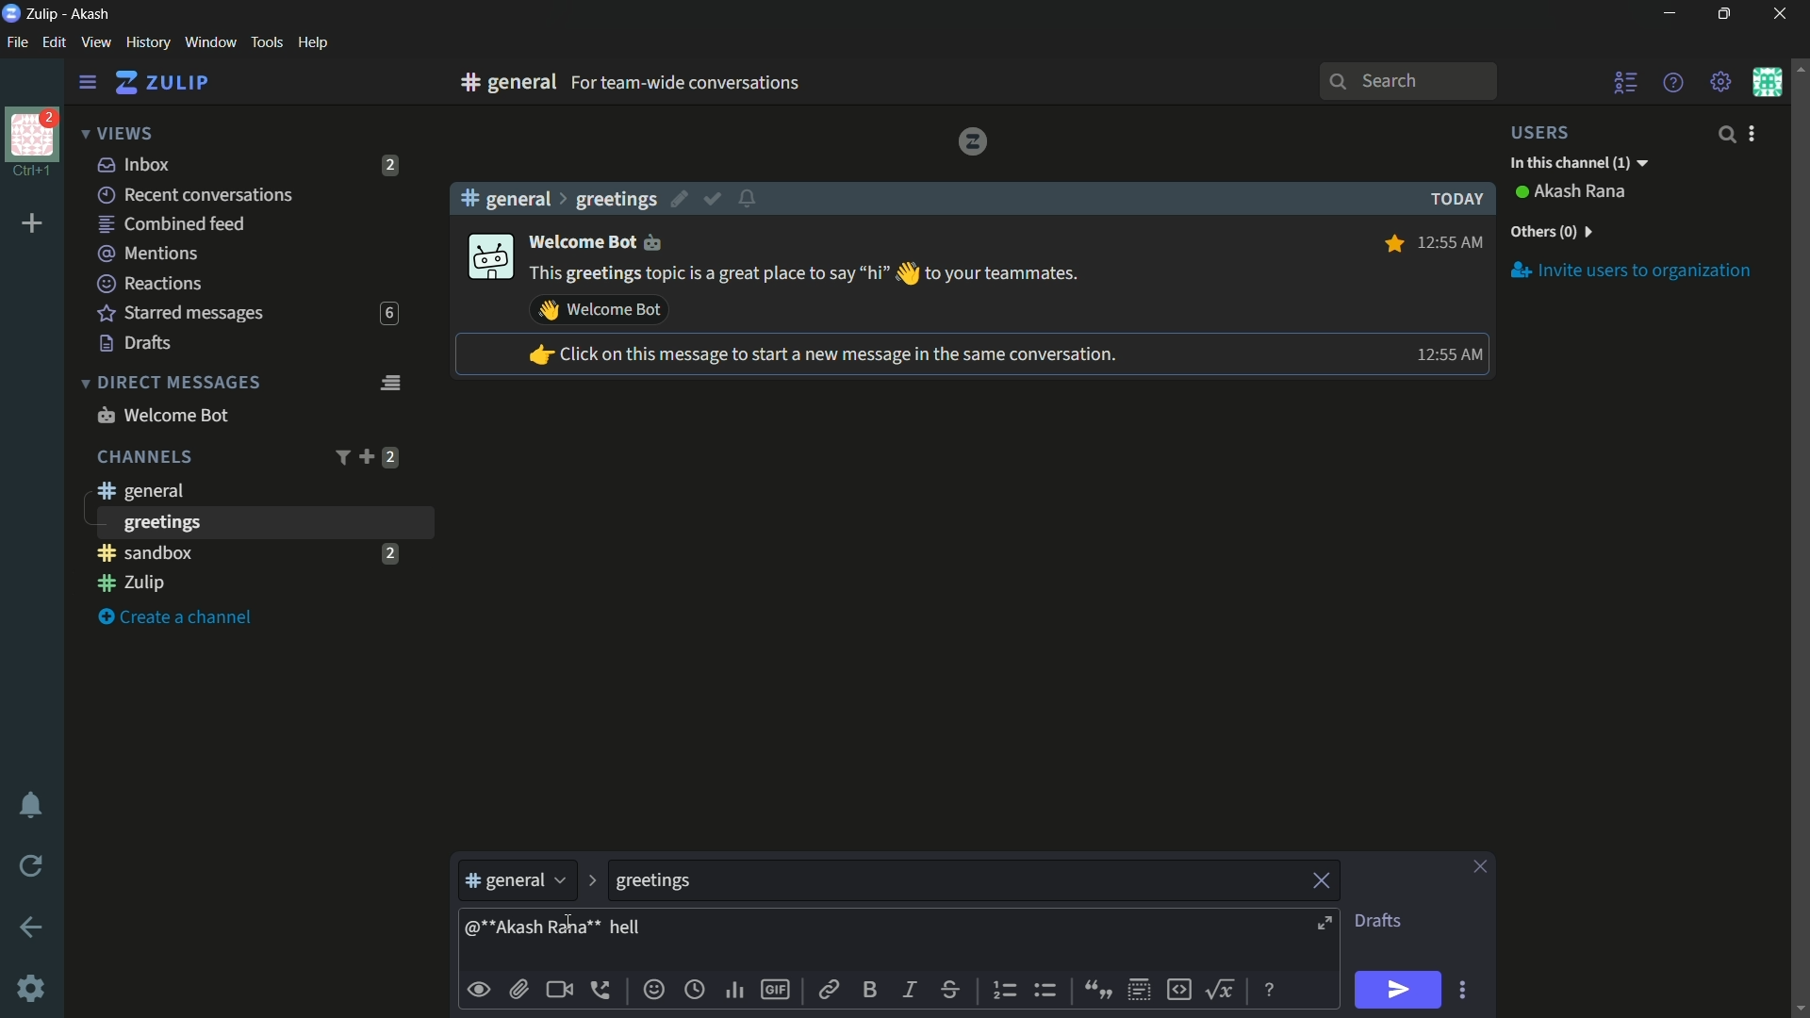  What do you see at coordinates (1777, 14) in the screenshot?
I see `close app` at bounding box center [1777, 14].